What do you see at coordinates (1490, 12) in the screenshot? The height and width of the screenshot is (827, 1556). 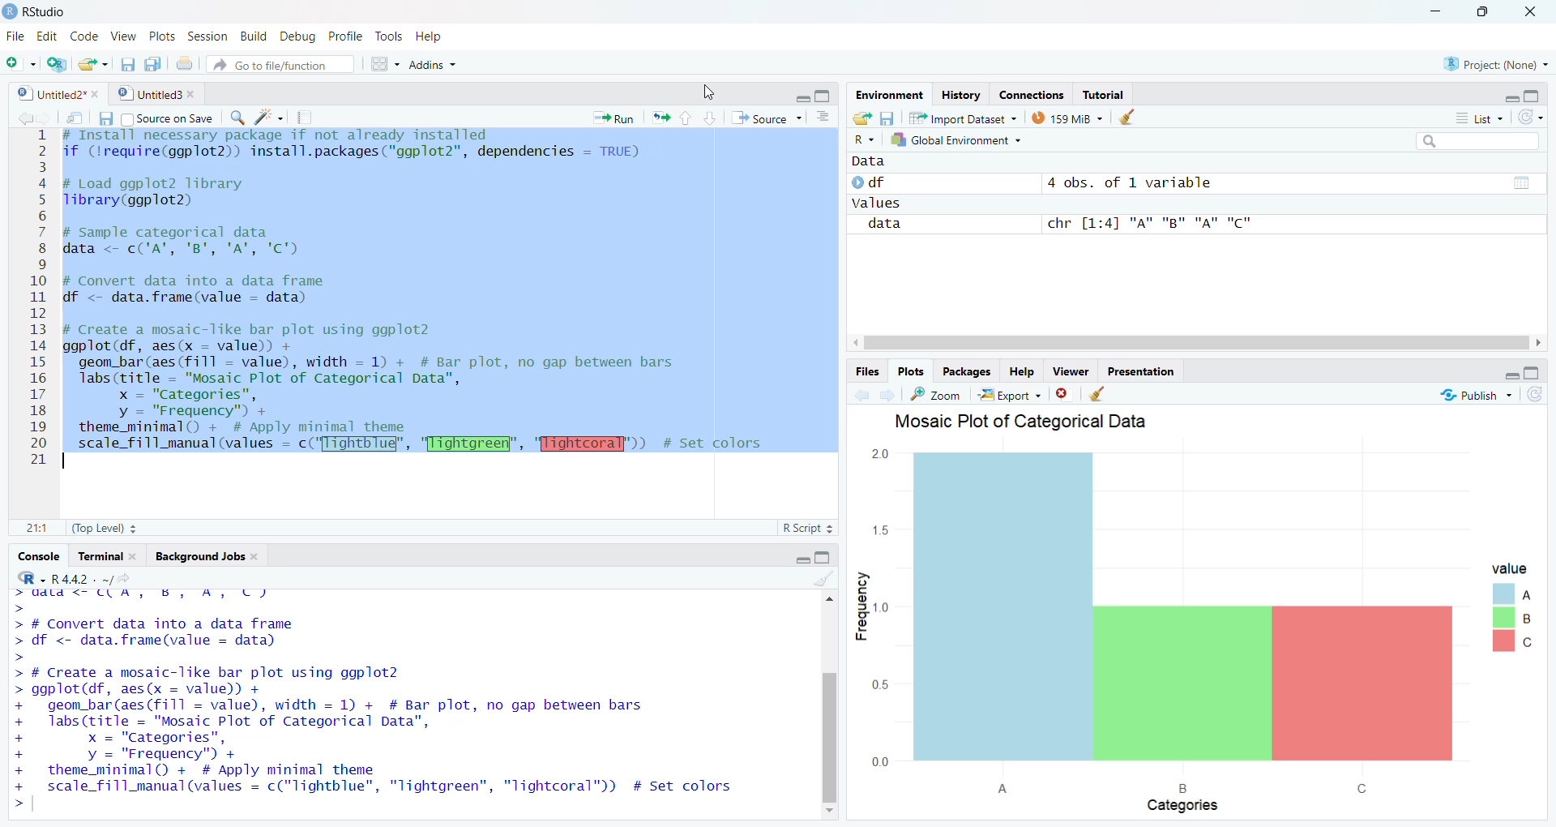 I see `Restore Down` at bounding box center [1490, 12].